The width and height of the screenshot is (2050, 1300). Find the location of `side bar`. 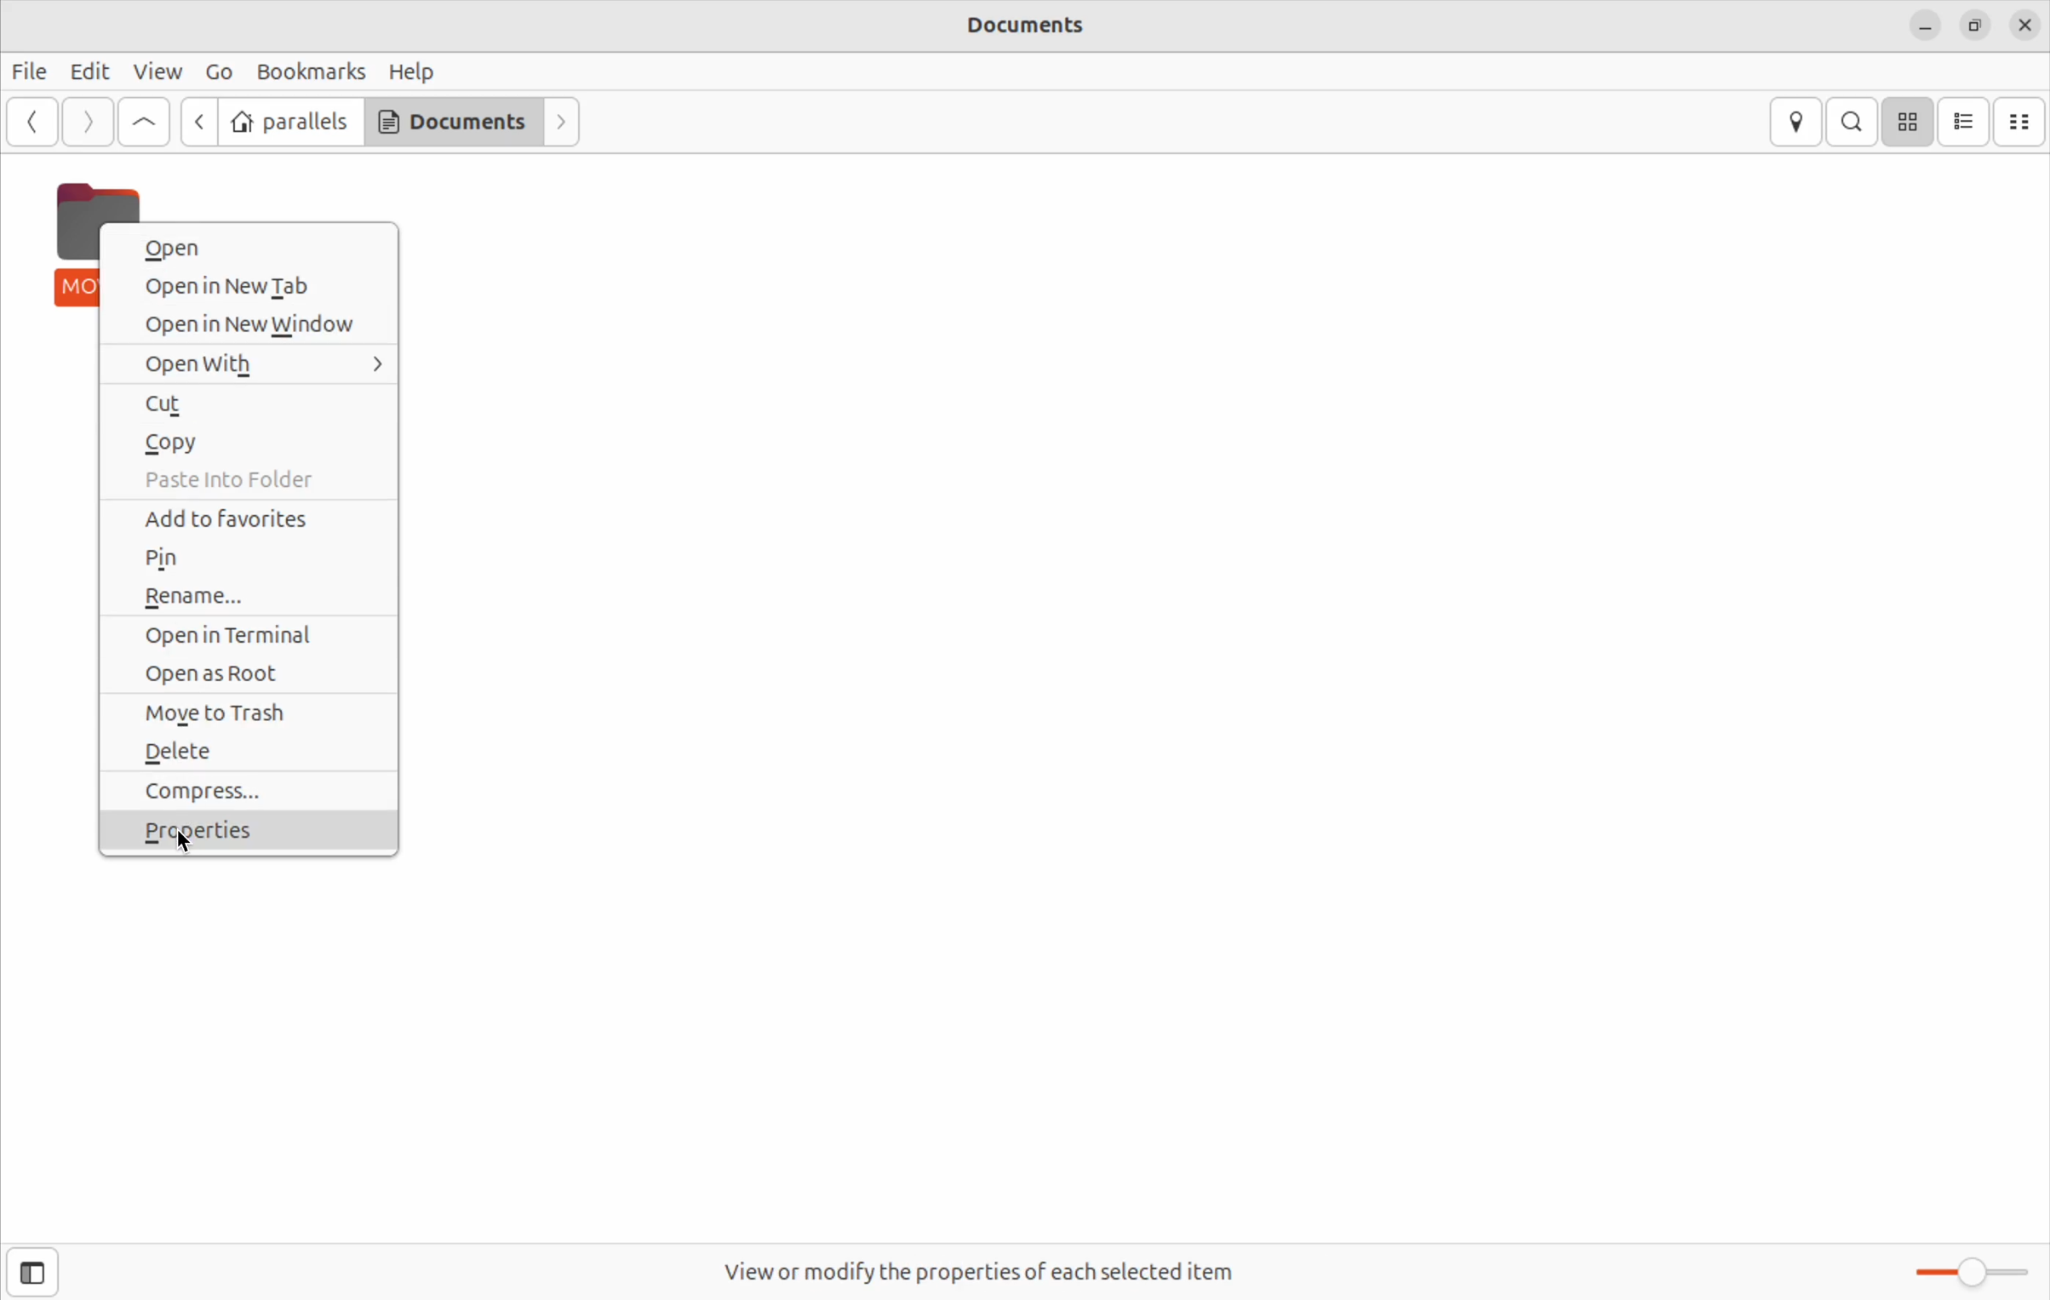

side bar is located at coordinates (32, 1275).